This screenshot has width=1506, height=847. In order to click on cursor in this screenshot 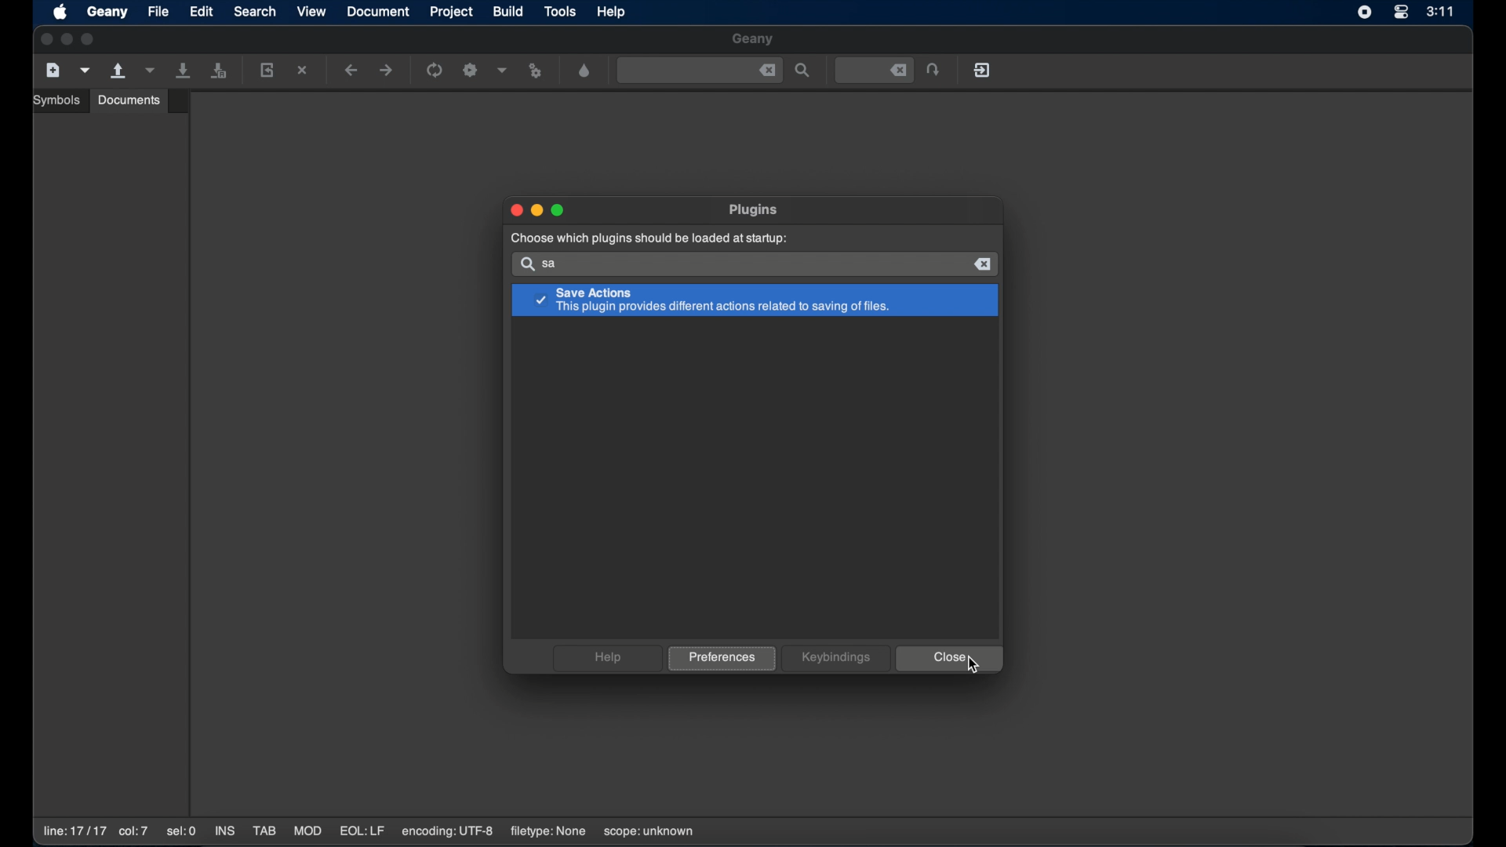, I will do `click(973, 667)`.